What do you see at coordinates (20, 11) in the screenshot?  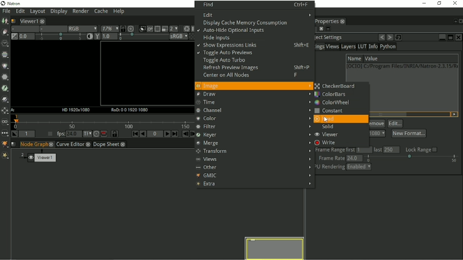 I see `Edit` at bounding box center [20, 11].